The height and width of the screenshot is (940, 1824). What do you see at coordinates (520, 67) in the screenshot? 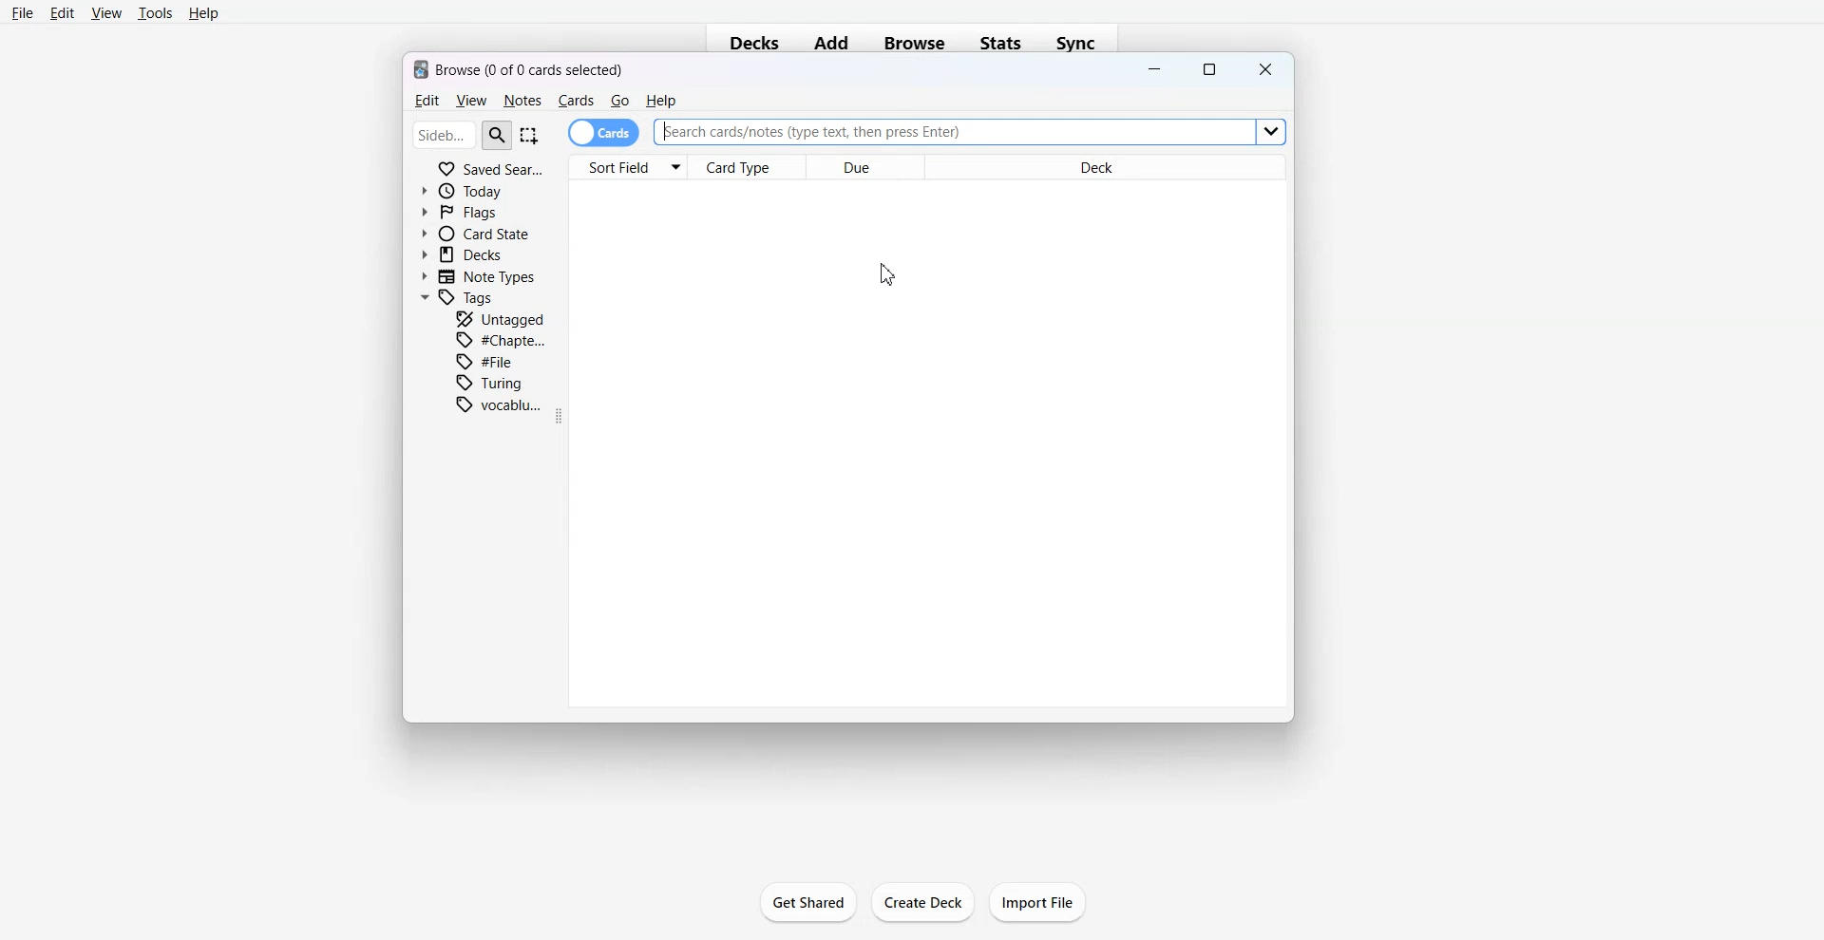
I see `Text` at bounding box center [520, 67].